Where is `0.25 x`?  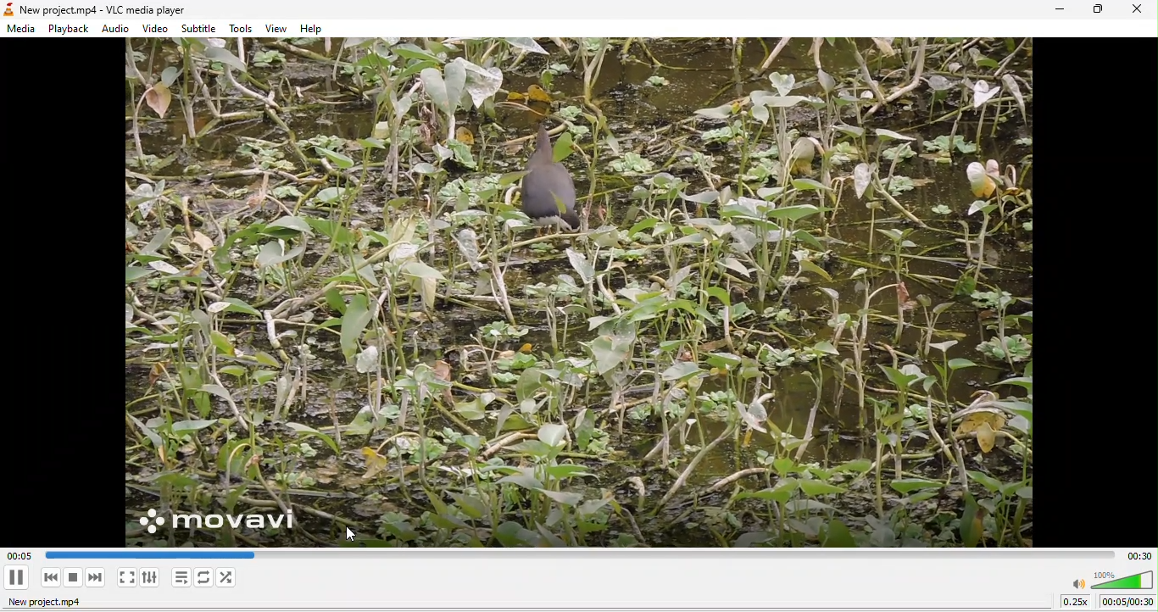
0.25 x is located at coordinates (1075, 604).